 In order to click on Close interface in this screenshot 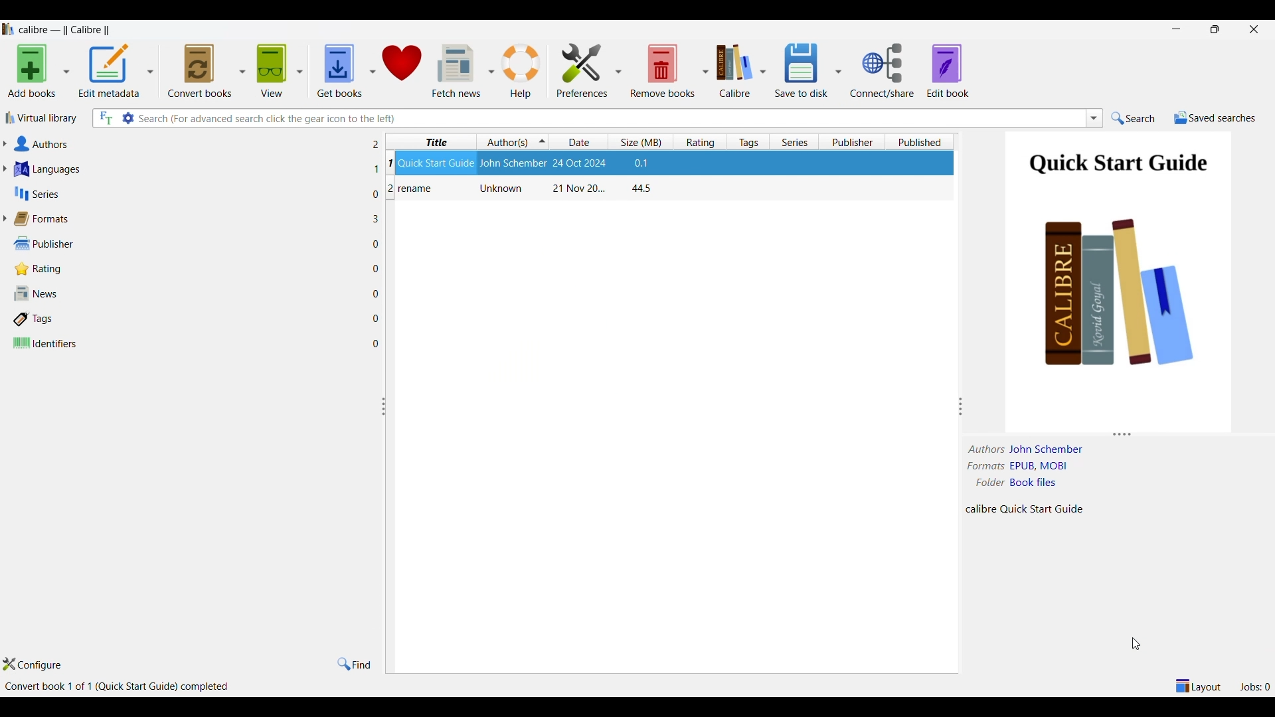, I will do `click(1254, 29)`.